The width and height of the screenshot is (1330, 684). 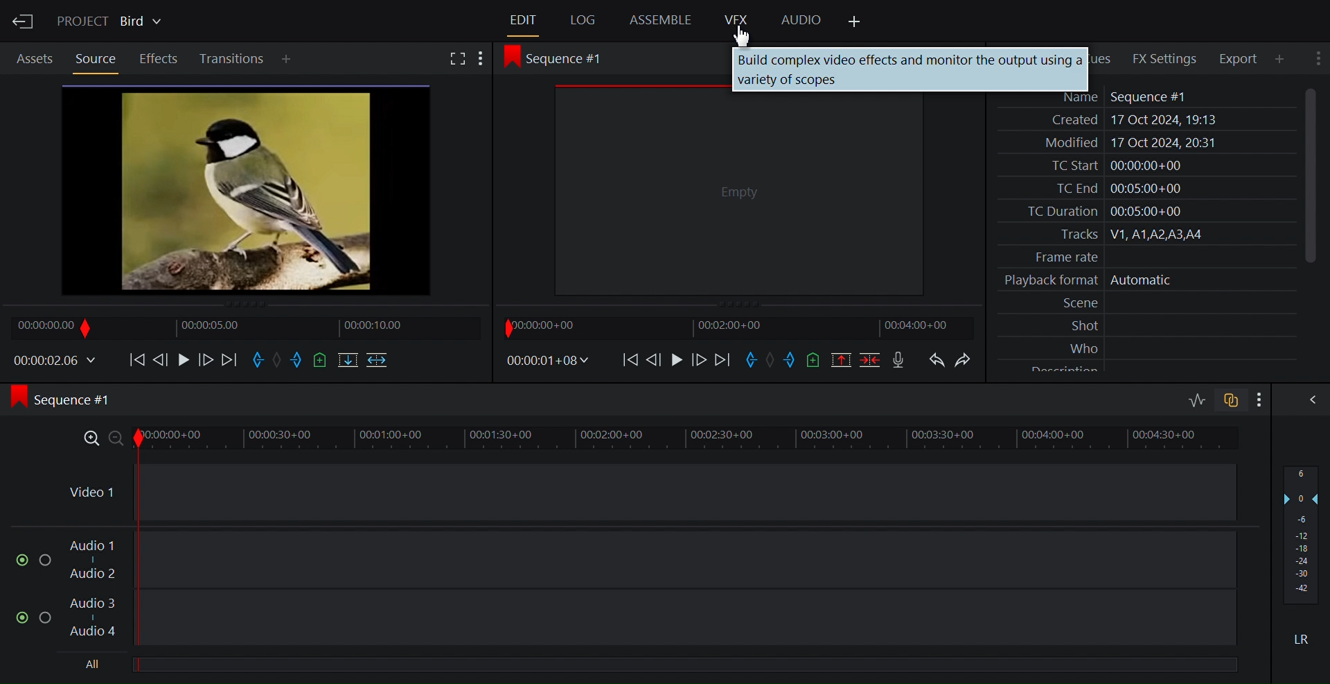 I want to click on Redo, so click(x=963, y=361).